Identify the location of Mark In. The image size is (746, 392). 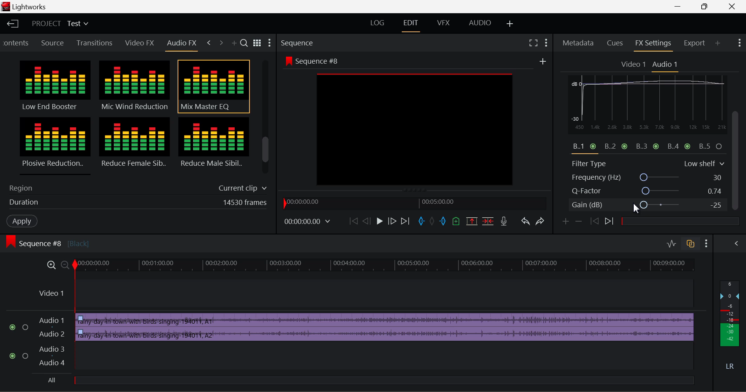
(423, 222).